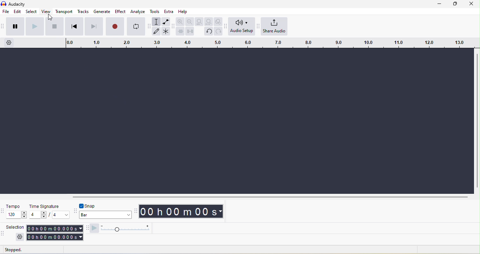  What do you see at coordinates (46, 11) in the screenshot?
I see `view` at bounding box center [46, 11].